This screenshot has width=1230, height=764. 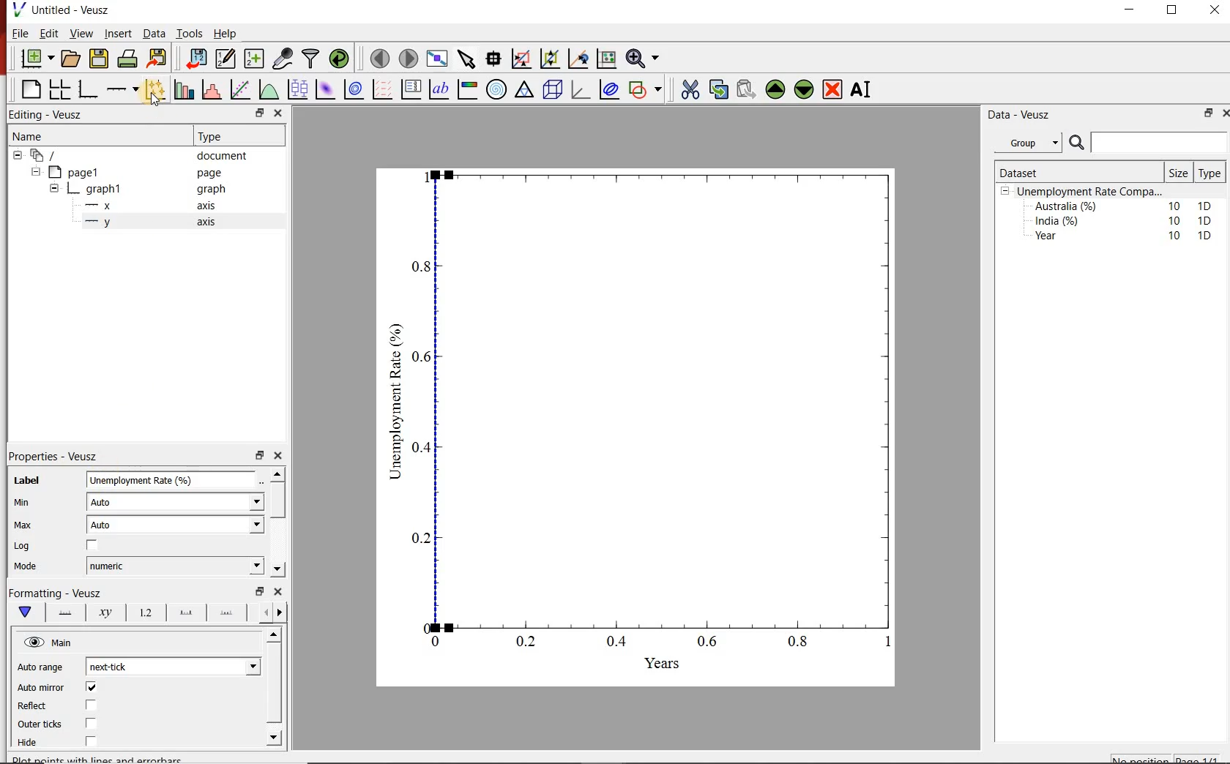 I want to click on move the widgets up, so click(x=775, y=89).